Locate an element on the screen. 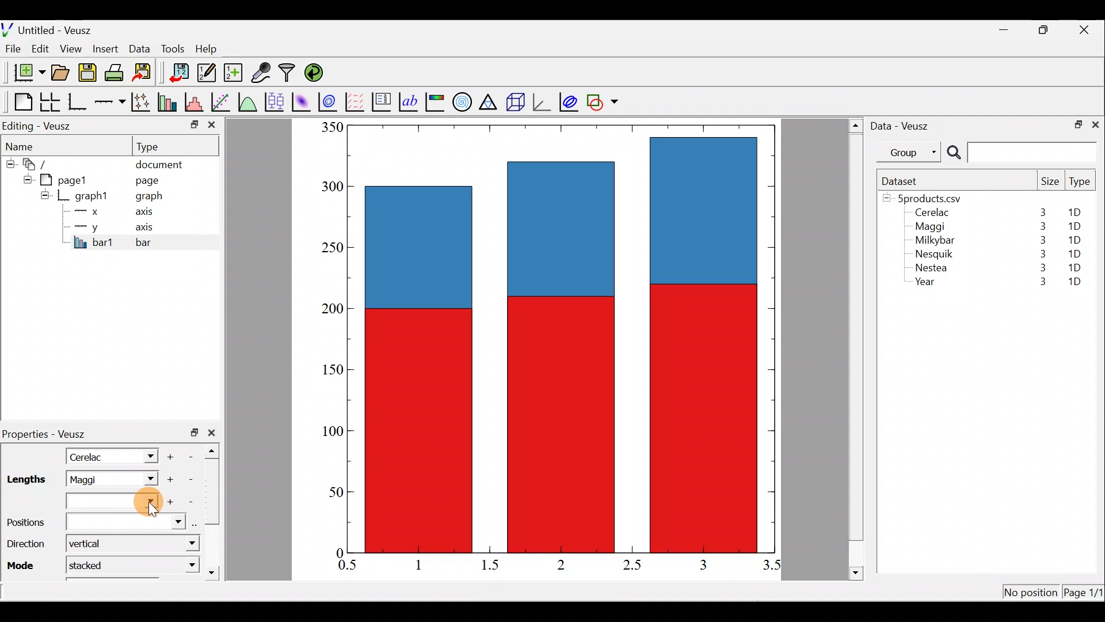 The height and width of the screenshot is (622, 1105). Data - Veusz is located at coordinates (902, 124).